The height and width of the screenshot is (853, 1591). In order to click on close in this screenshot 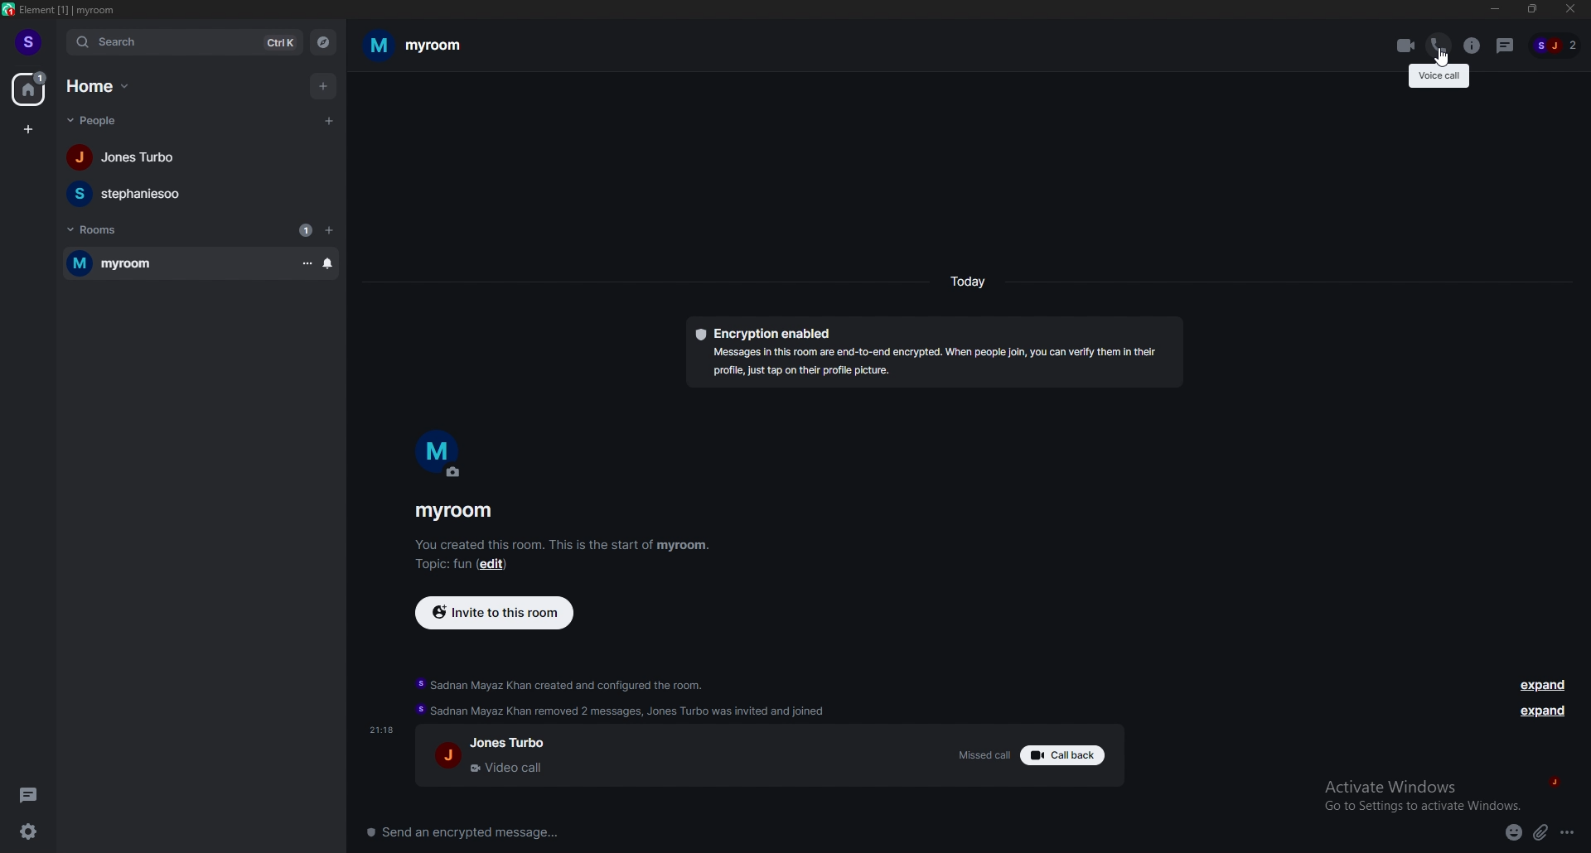, I will do `click(1568, 10)`.